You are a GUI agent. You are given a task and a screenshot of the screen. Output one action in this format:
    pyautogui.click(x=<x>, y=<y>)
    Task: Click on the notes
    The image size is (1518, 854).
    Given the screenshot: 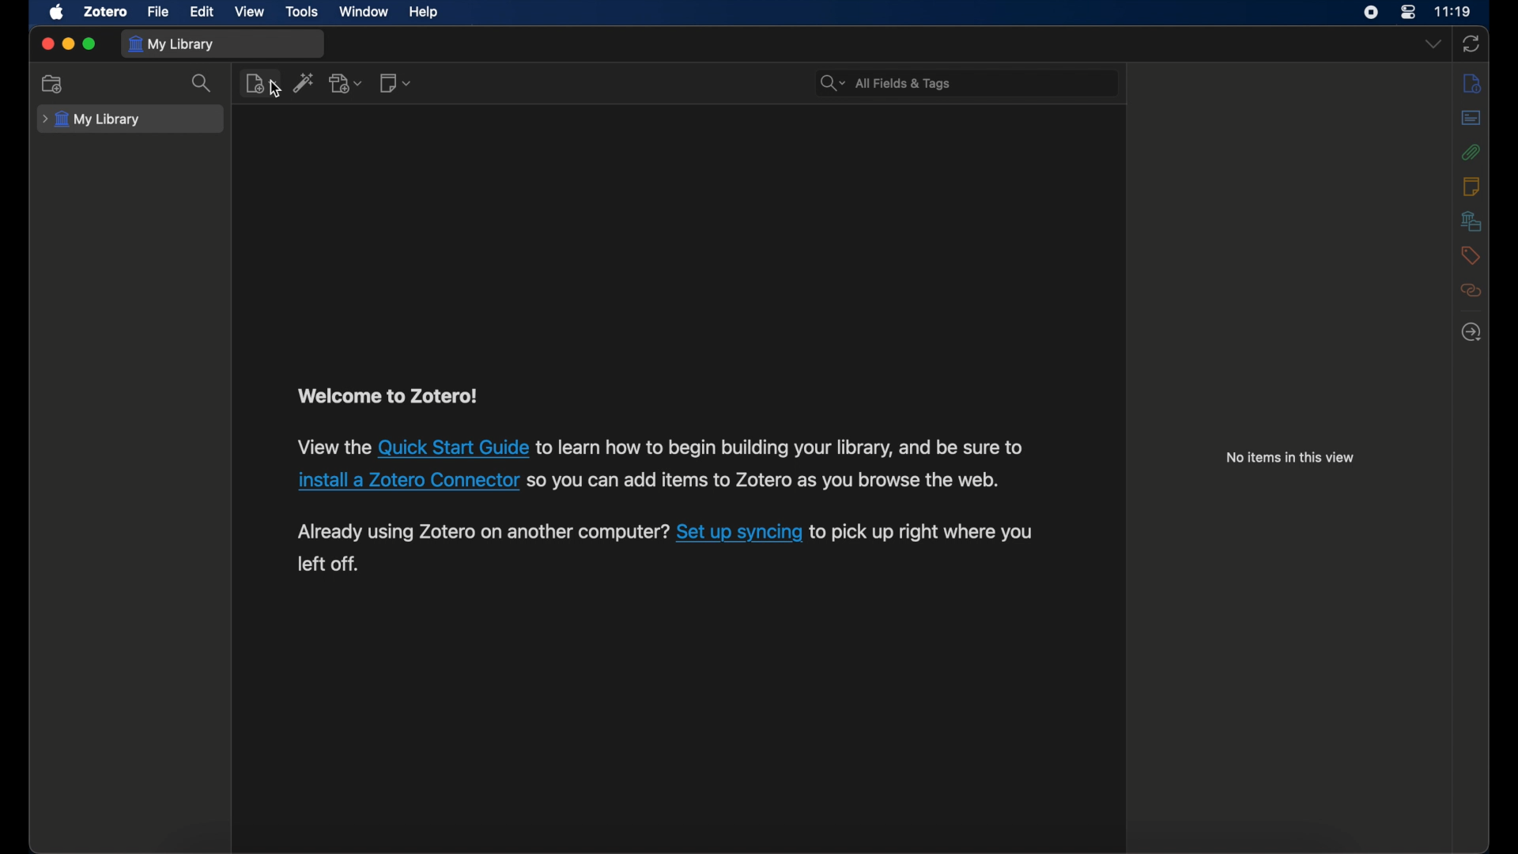 What is the action you would take?
    pyautogui.click(x=1471, y=187)
    